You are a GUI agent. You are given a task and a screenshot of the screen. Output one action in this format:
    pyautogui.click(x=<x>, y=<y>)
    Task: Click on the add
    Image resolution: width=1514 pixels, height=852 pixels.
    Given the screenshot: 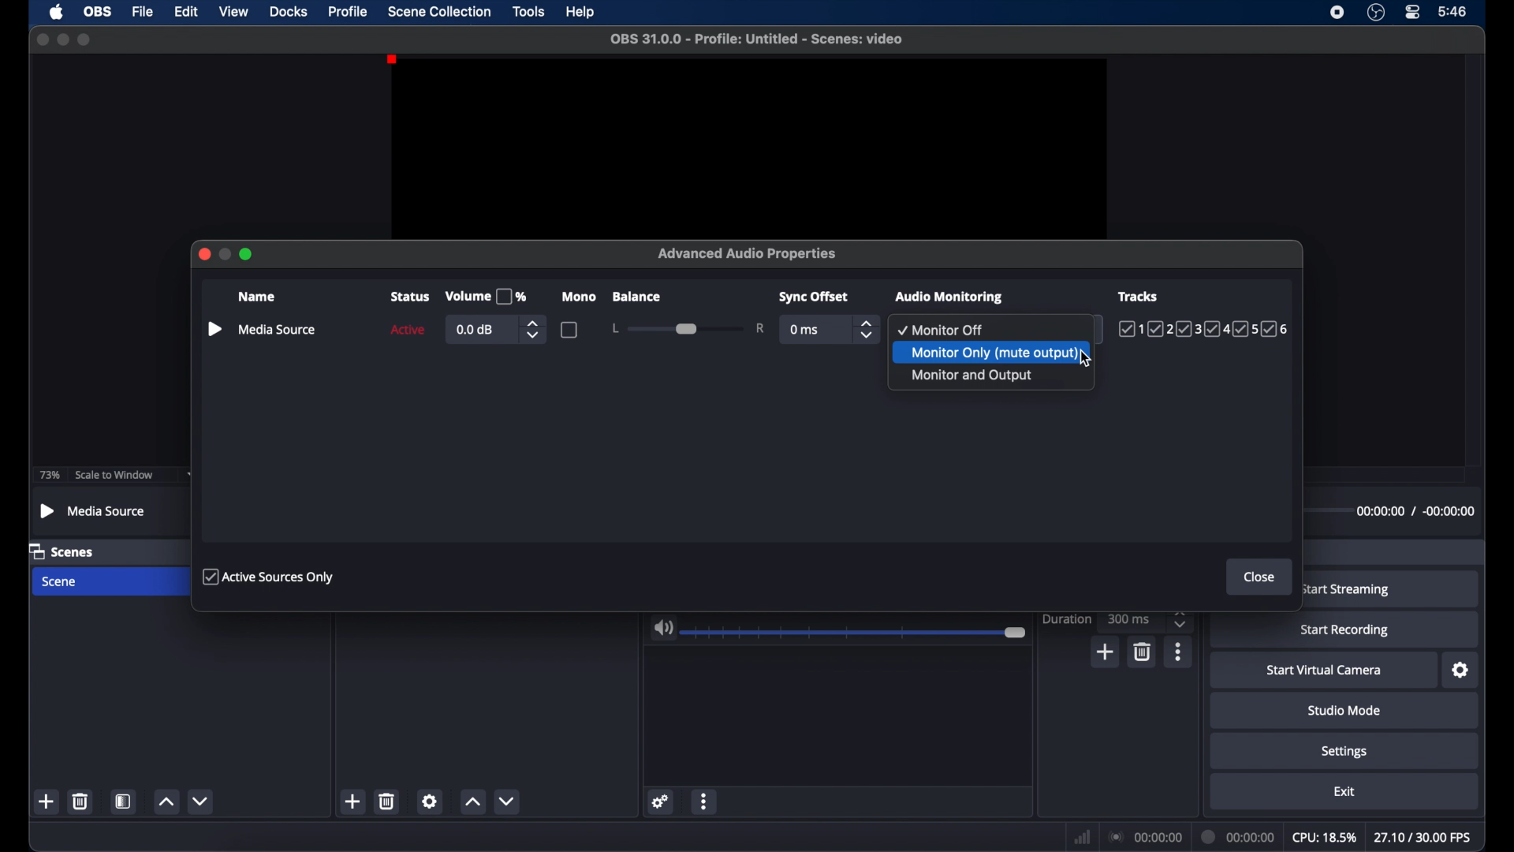 What is the action you would take?
    pyautogui.click(x=353, y=802)
    